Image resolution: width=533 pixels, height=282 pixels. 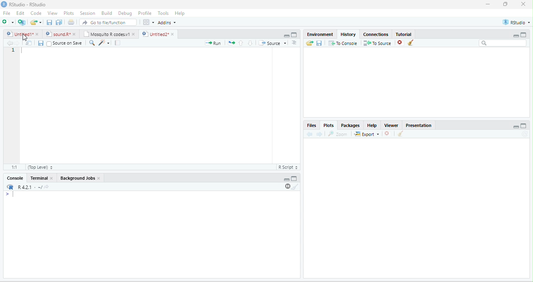 I want to click on Packages, so click(x=350, y=126).